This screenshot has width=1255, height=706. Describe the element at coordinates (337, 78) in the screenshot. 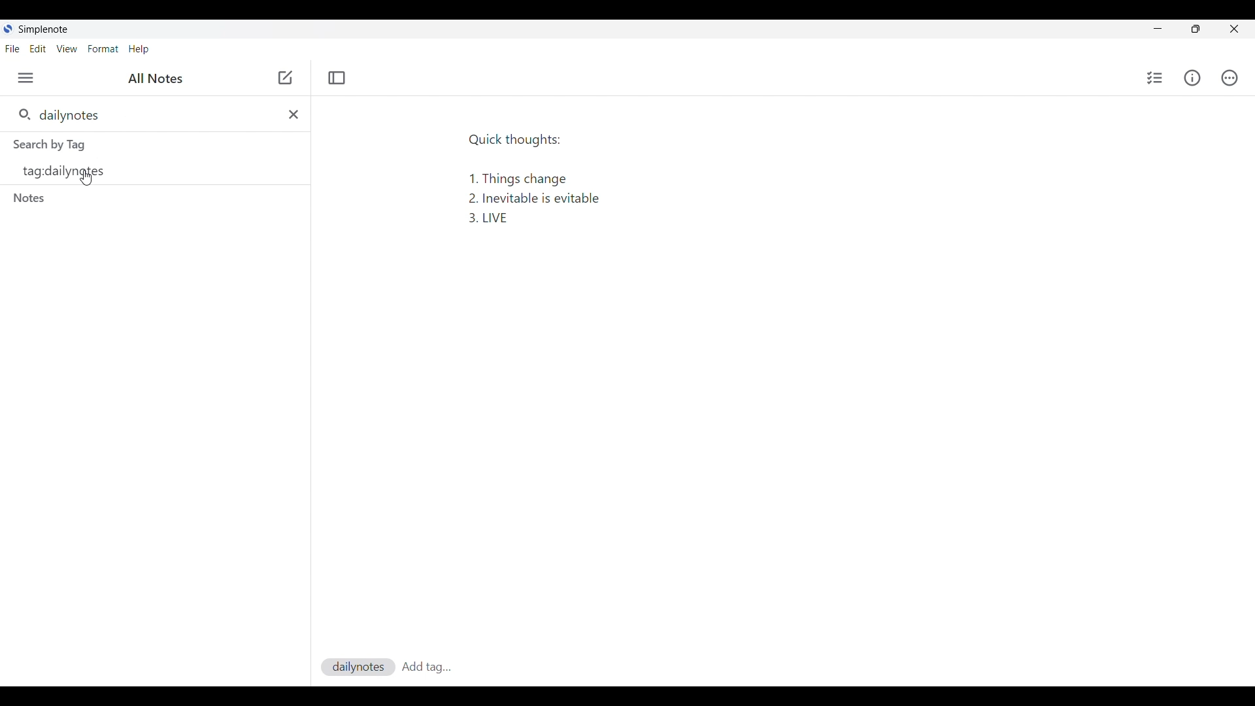

I see `Toggle focus mode` at that location.